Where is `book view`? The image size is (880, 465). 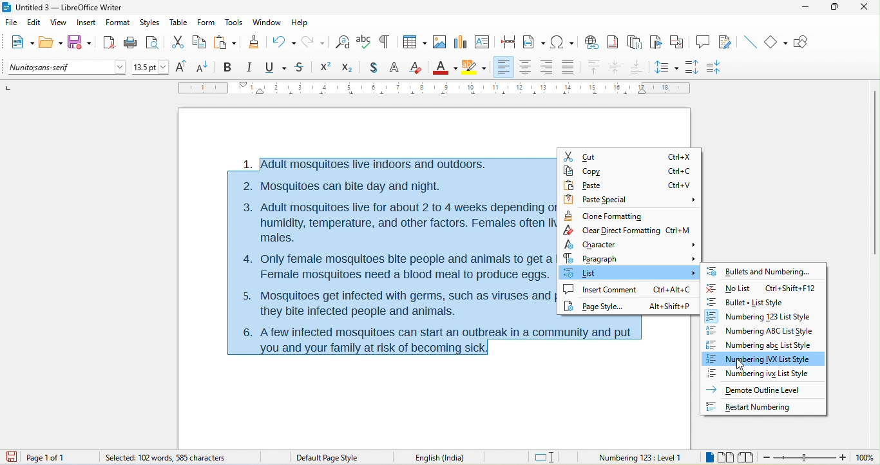 book view is located at coordinates (745, 457).